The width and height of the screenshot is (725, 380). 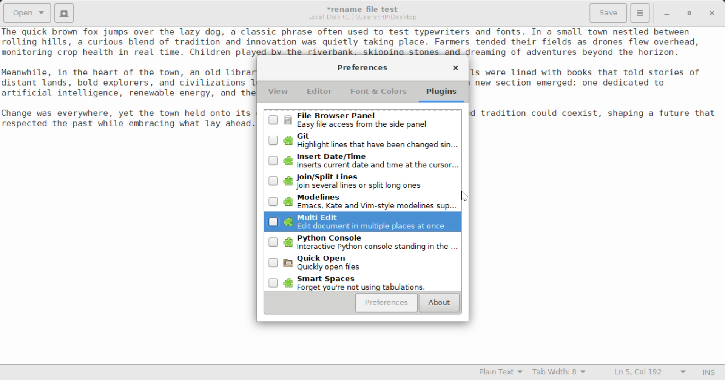 What do you see at coordinates (713, 12) in the screenshot?
I see `Close Window` at bounding box center [713, 12].